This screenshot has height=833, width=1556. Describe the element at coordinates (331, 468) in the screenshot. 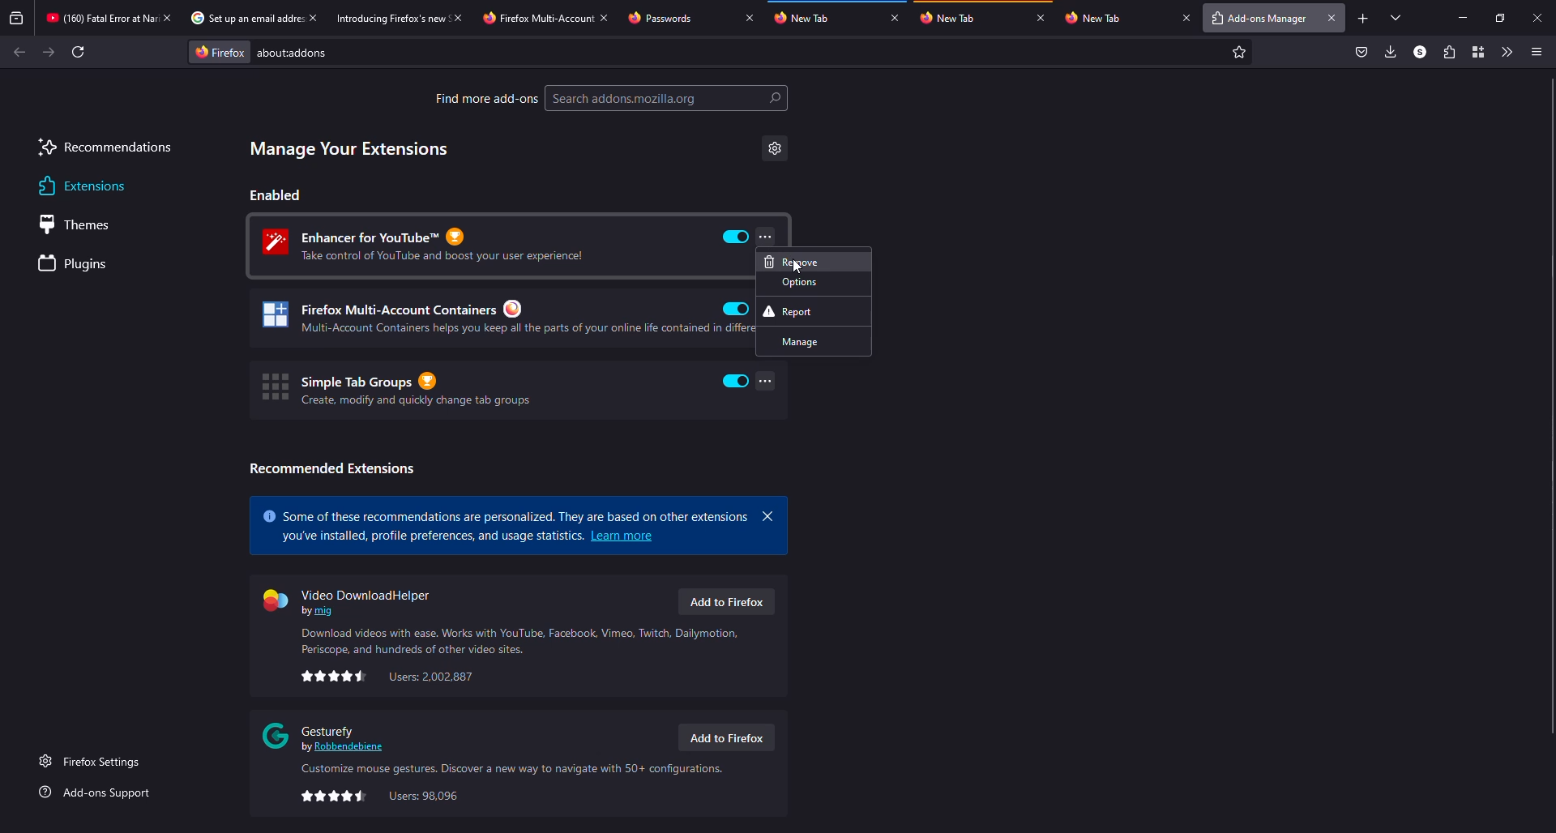

I see `recommended` at that location.